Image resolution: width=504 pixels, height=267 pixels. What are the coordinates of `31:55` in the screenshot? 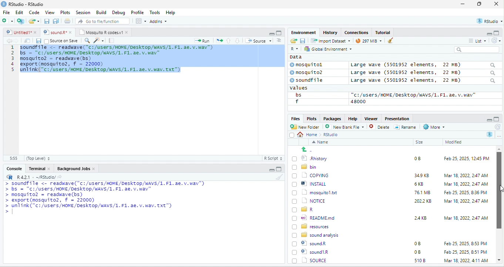 It's located at (13, 158).